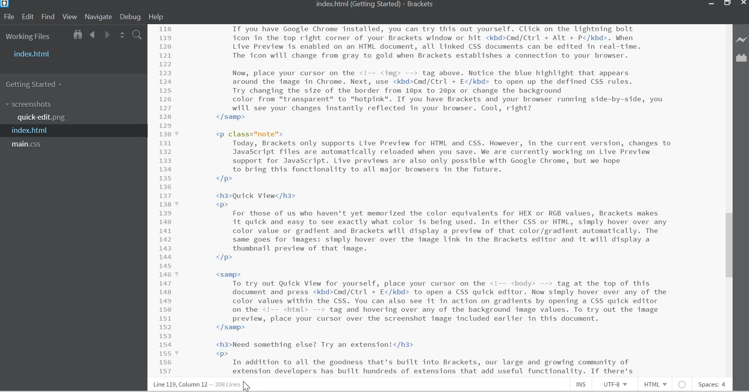  I want to click on Debug, so click(130, 18).